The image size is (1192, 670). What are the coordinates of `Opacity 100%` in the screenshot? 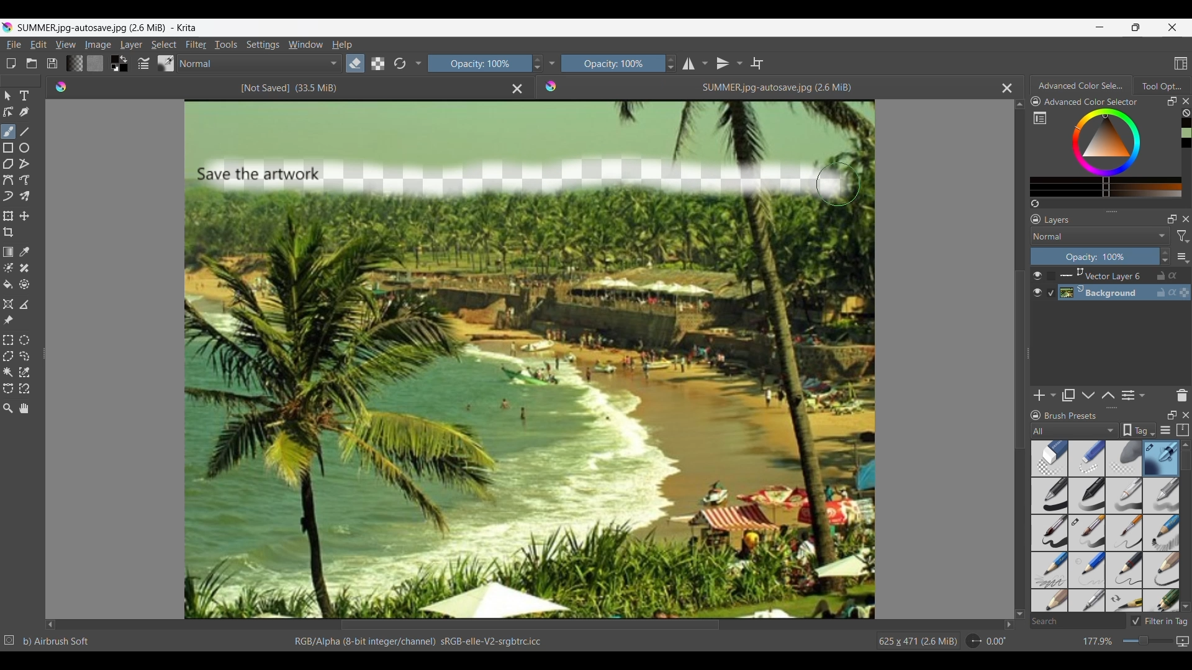 It's located at (1095, 257).